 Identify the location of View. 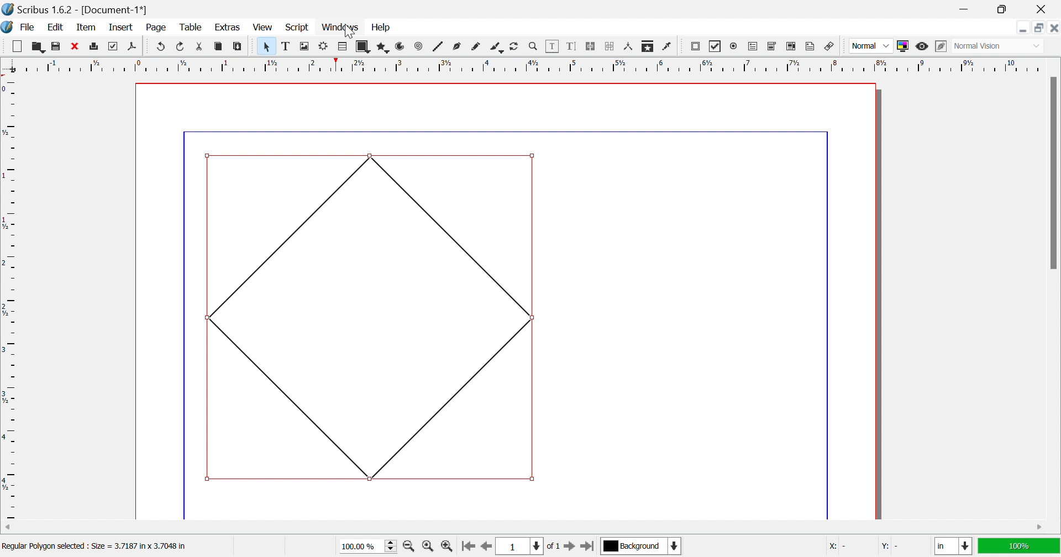
(262, 27).